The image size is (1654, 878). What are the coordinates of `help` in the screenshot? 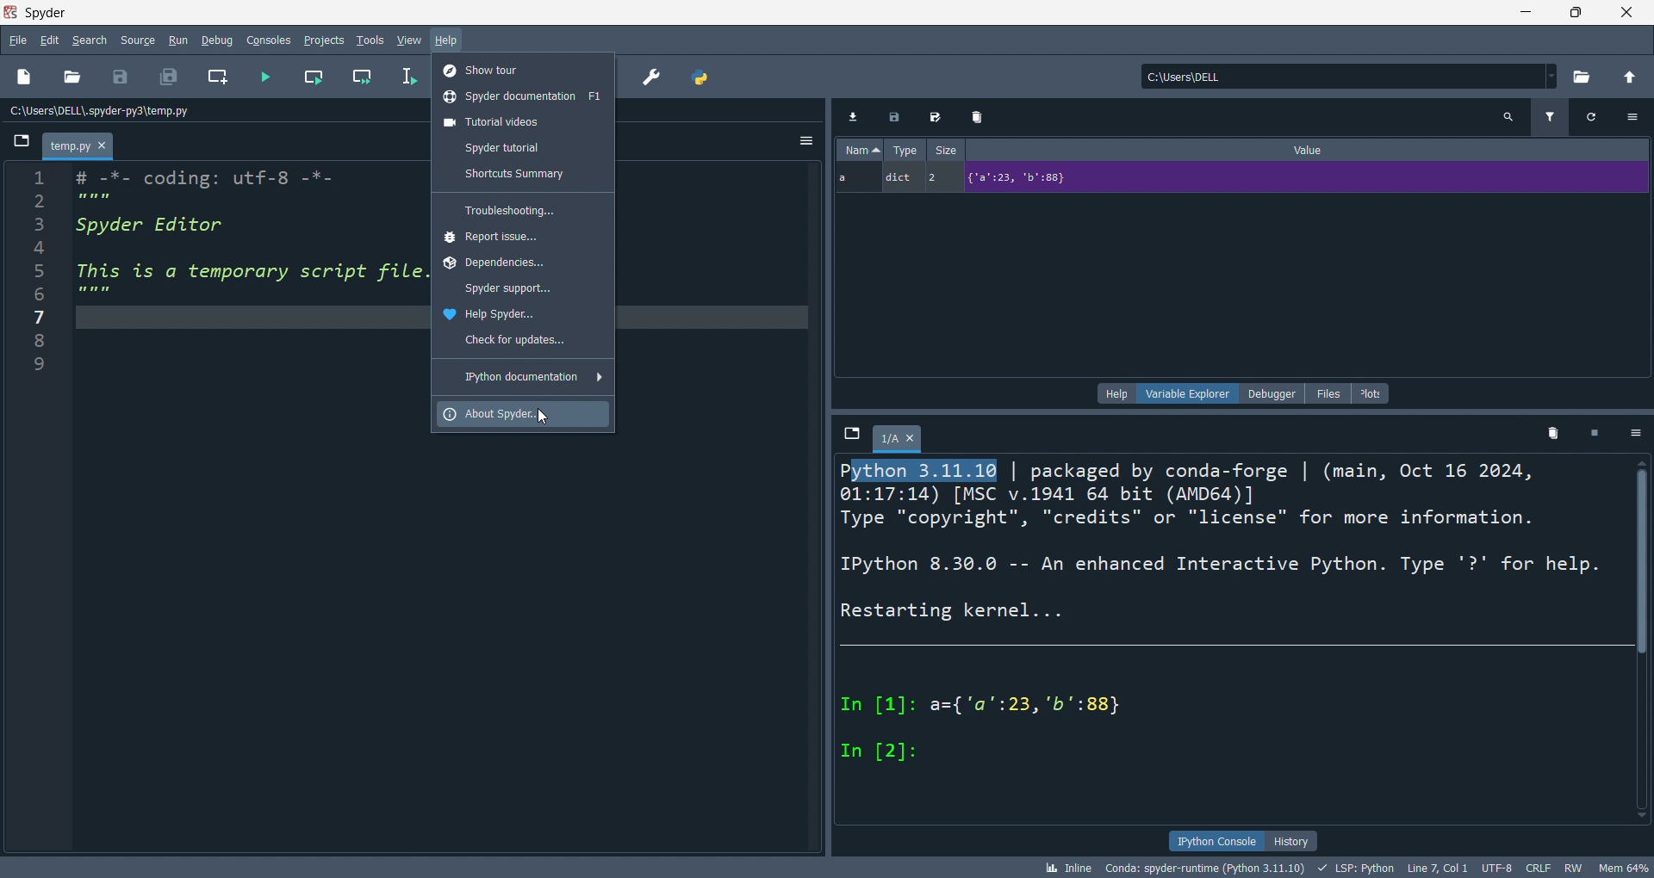 It's located at (449, 42).